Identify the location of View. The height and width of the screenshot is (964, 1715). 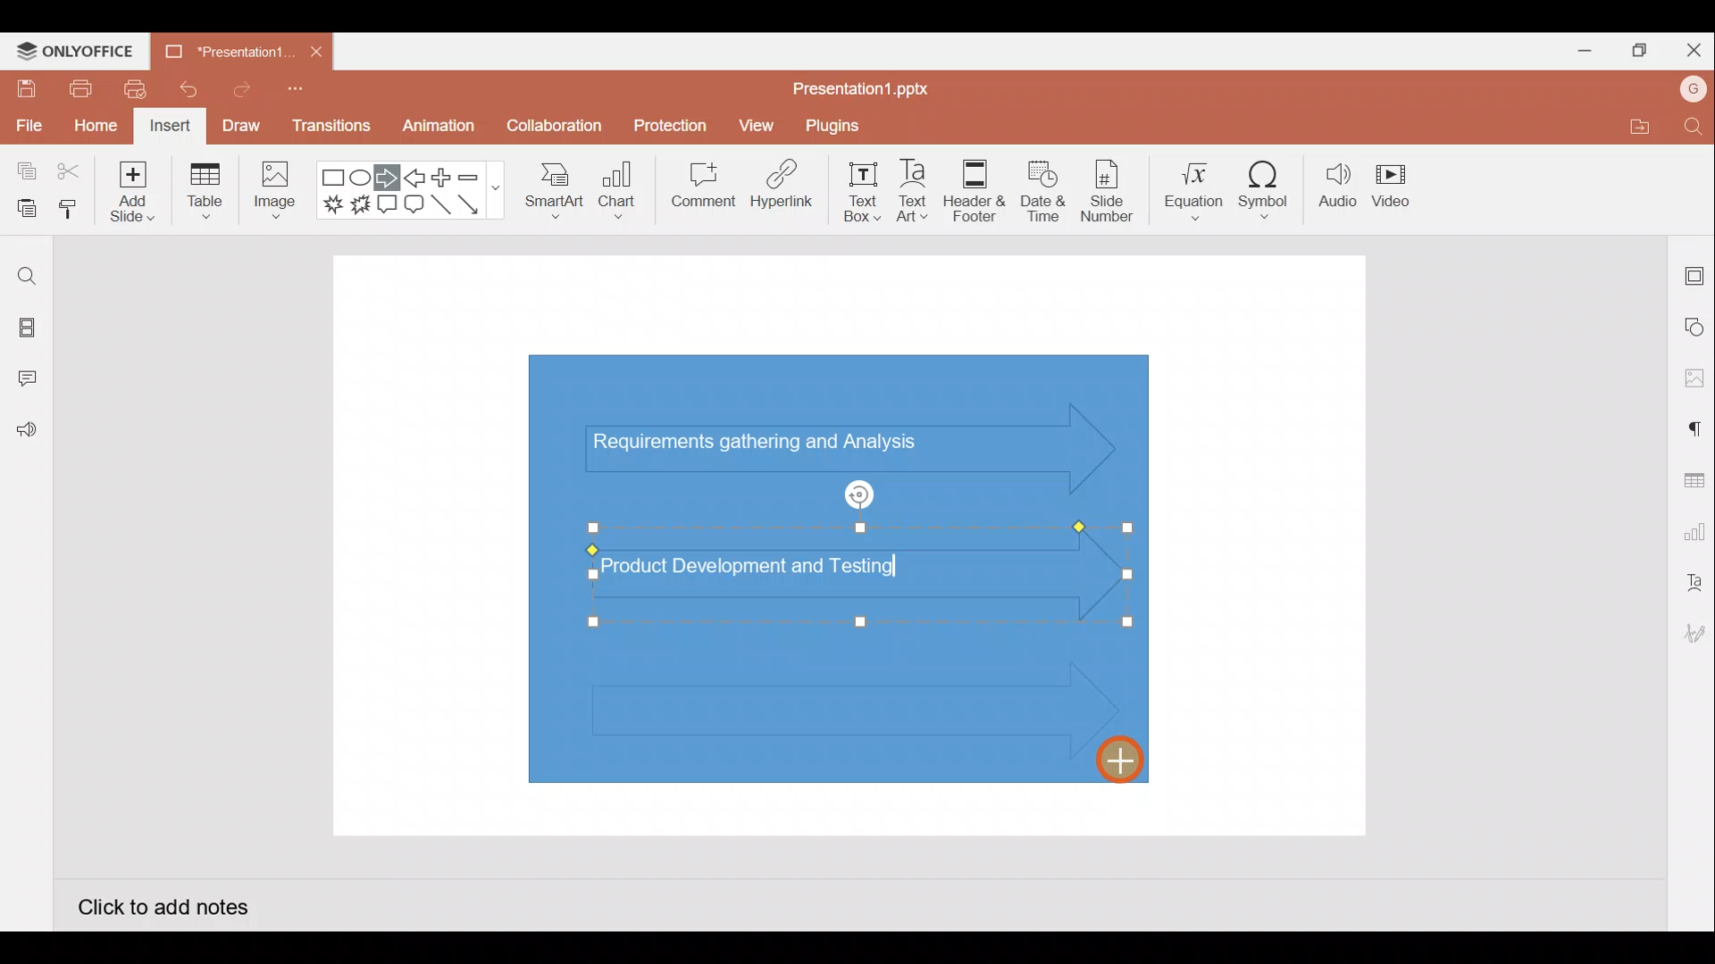
(759, 121).